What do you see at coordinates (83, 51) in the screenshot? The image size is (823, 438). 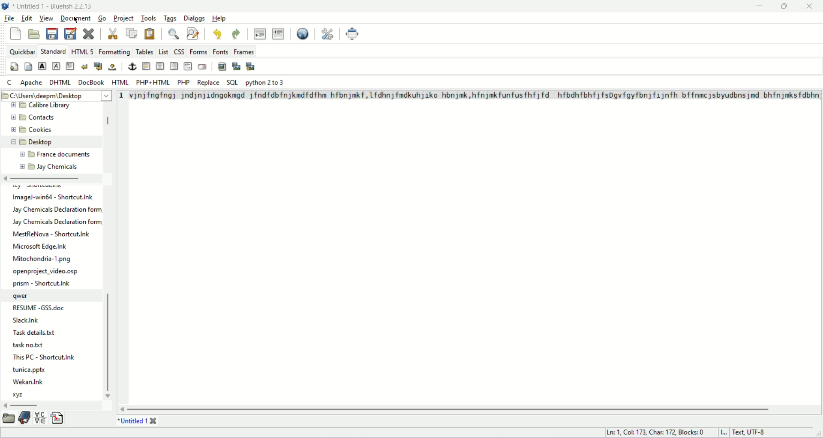 I see `HTML 5` at bounding box center [83, 51].